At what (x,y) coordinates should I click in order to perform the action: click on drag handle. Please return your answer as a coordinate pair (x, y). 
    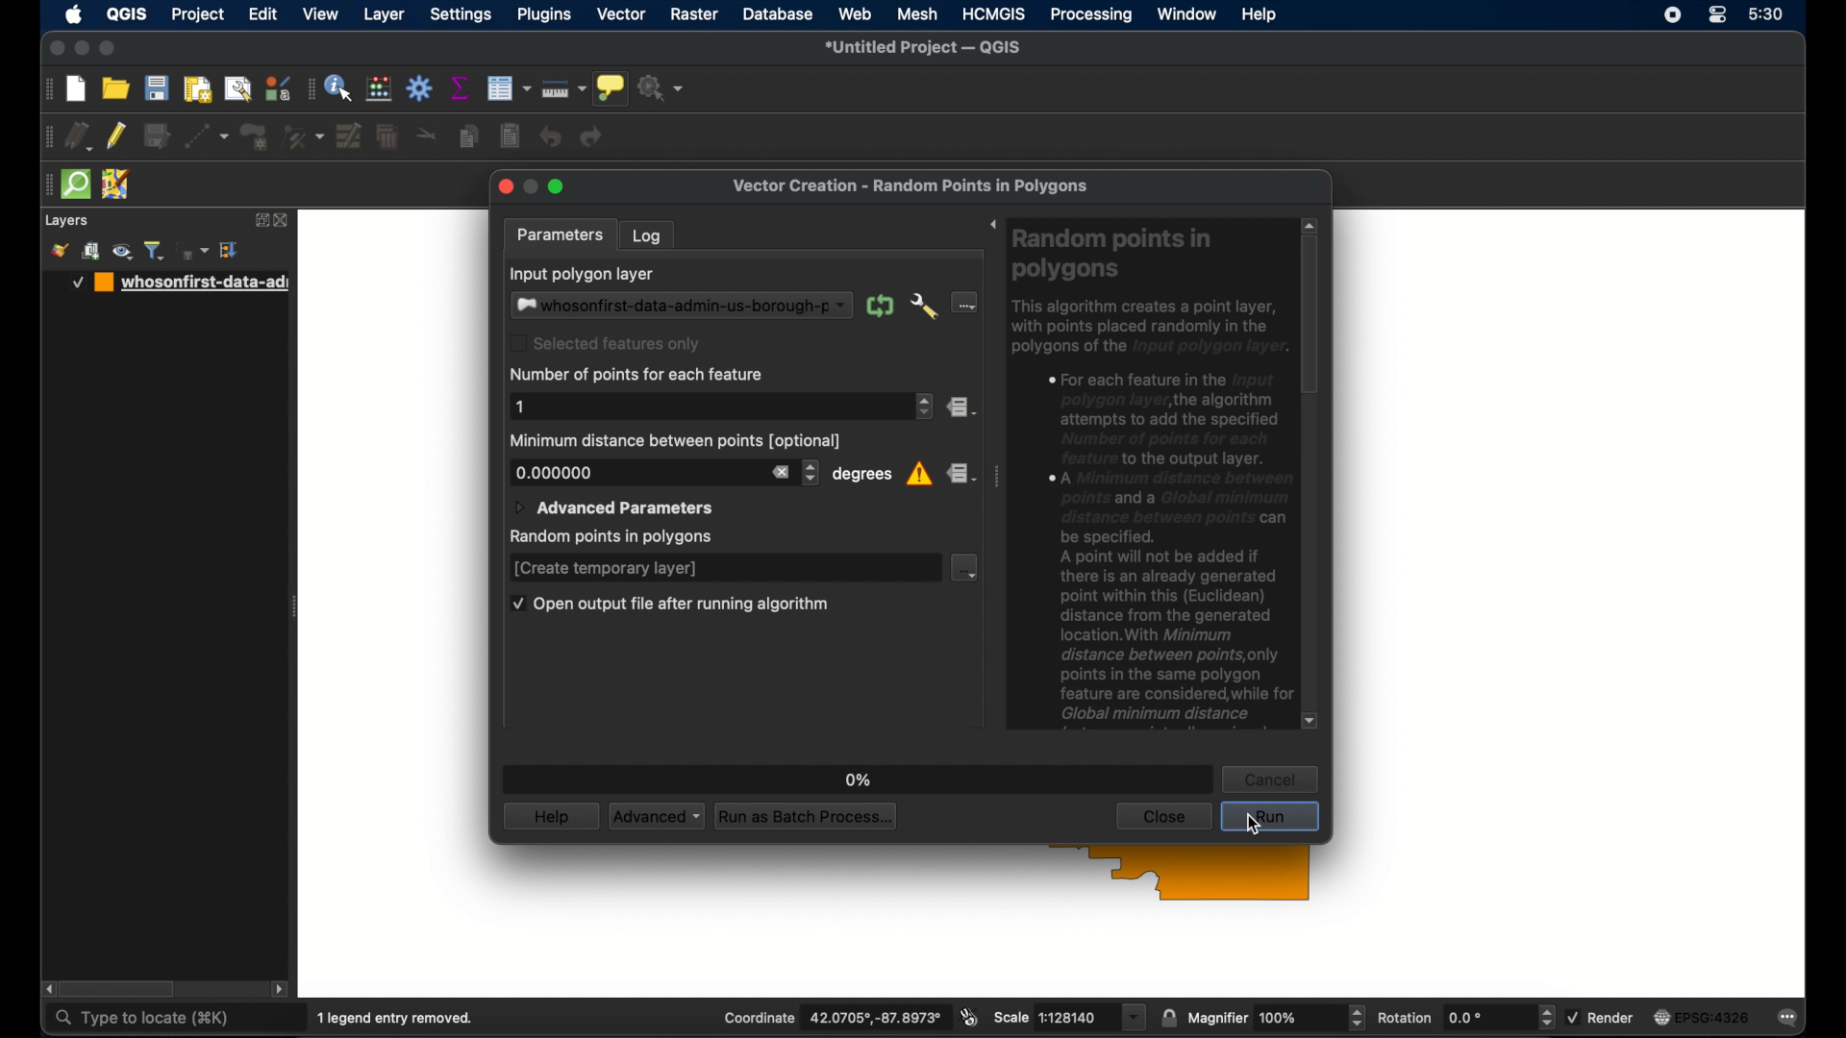
    Looking at the image, I should click on (43, 136).